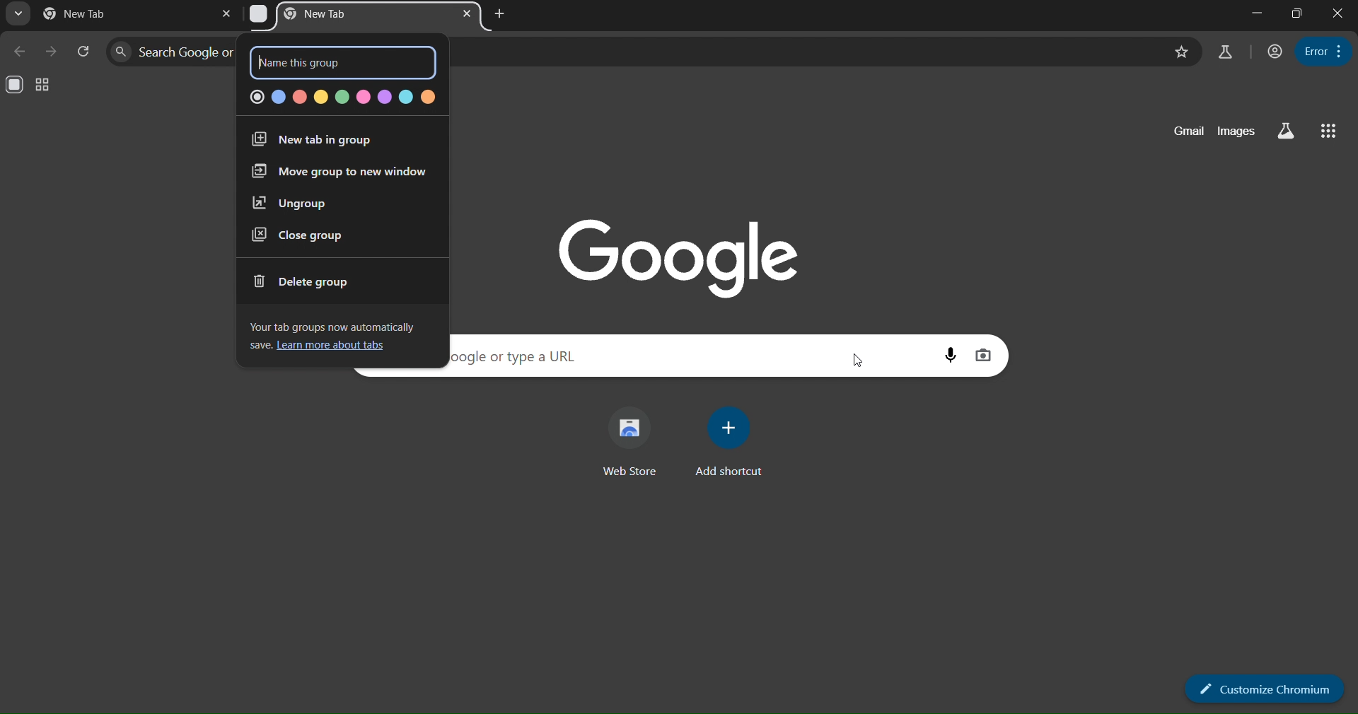 The image size is (1358, 714). I want to click on account, so click(1272, 51).